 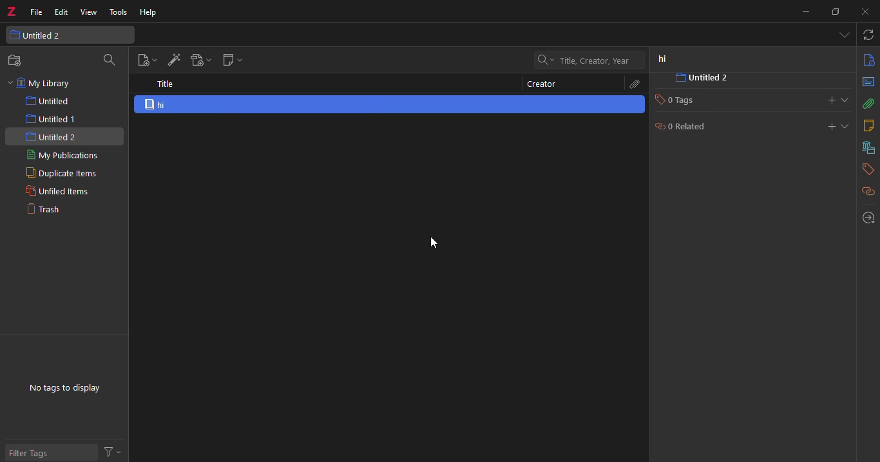 I want to click on actions, so click(x=115, y=451).